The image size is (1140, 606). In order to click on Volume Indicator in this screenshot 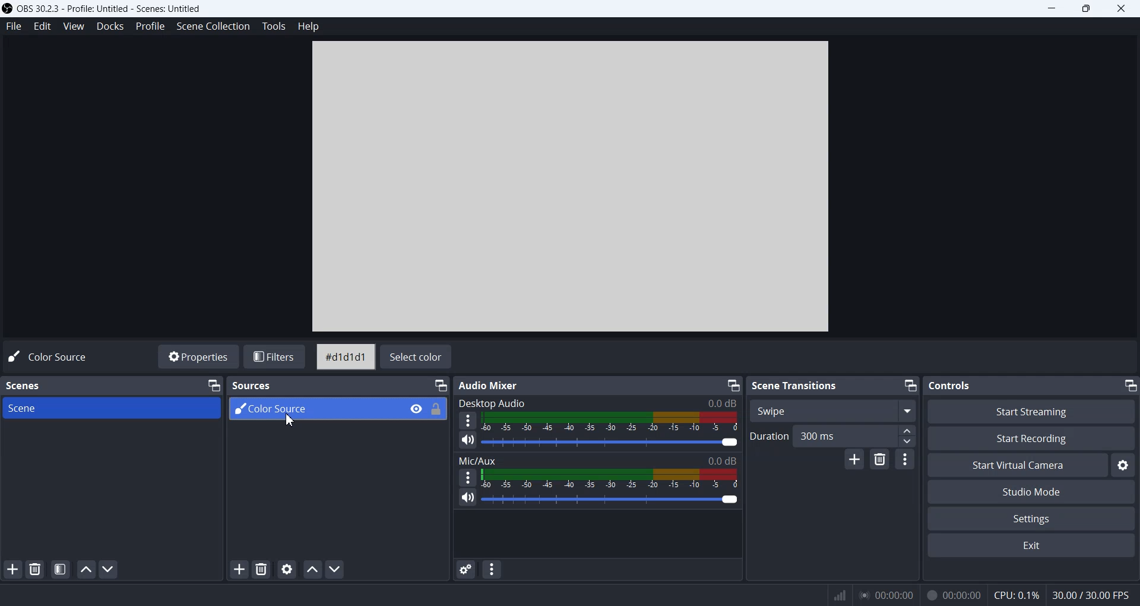, I will do `click(611, 478)`.